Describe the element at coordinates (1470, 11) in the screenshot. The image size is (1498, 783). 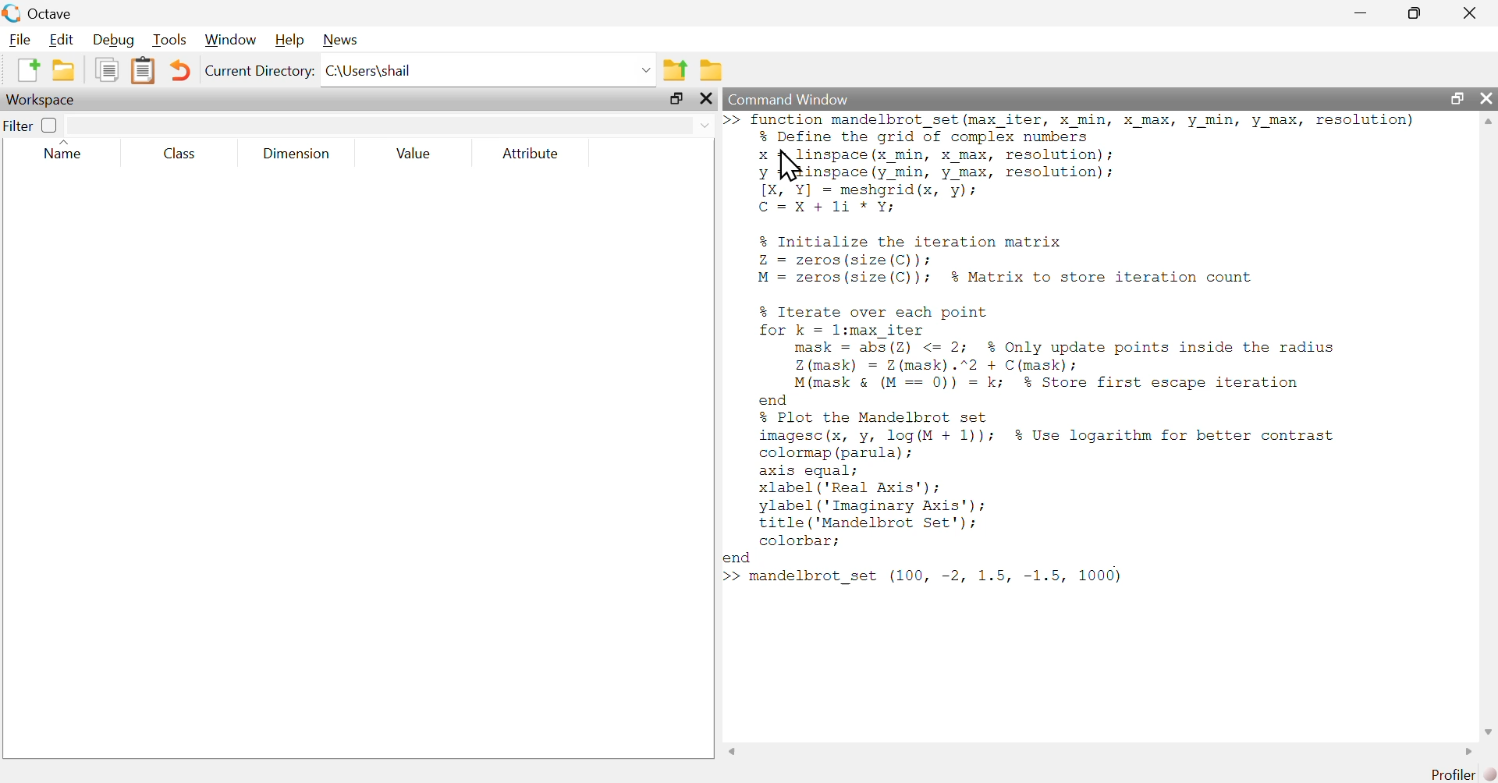
I see `close` at that location.